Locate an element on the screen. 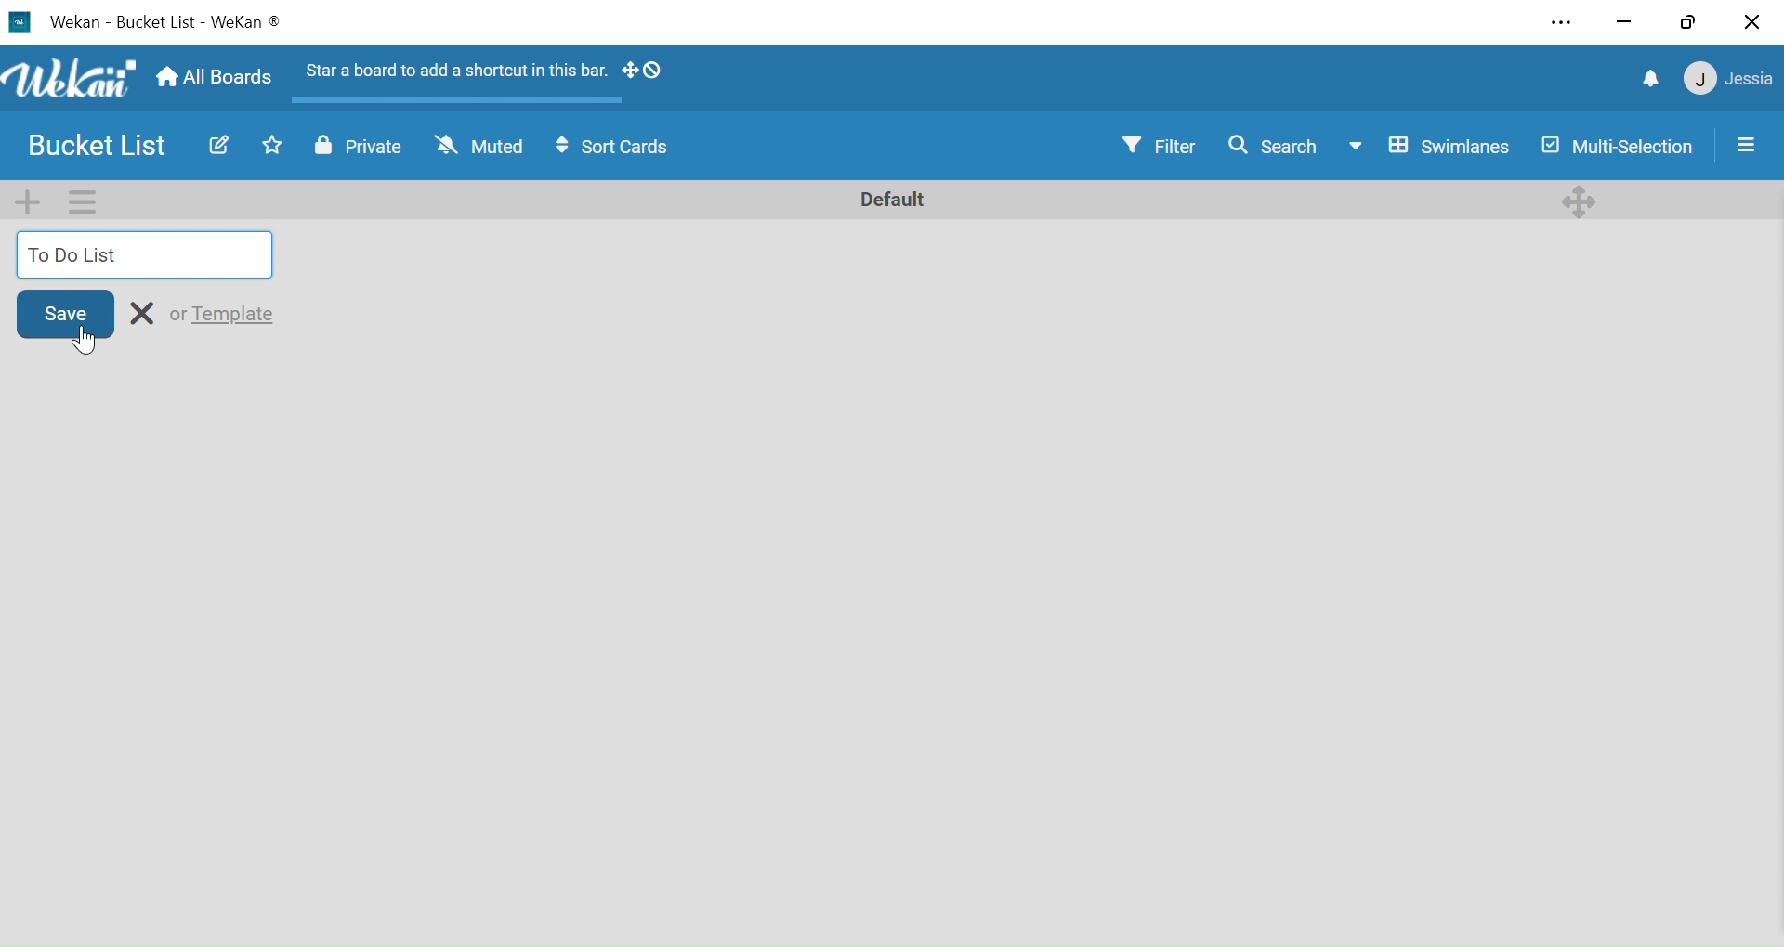 This screenshot has width=1784, height=947. Board view is located at coordinates (1429, 147).